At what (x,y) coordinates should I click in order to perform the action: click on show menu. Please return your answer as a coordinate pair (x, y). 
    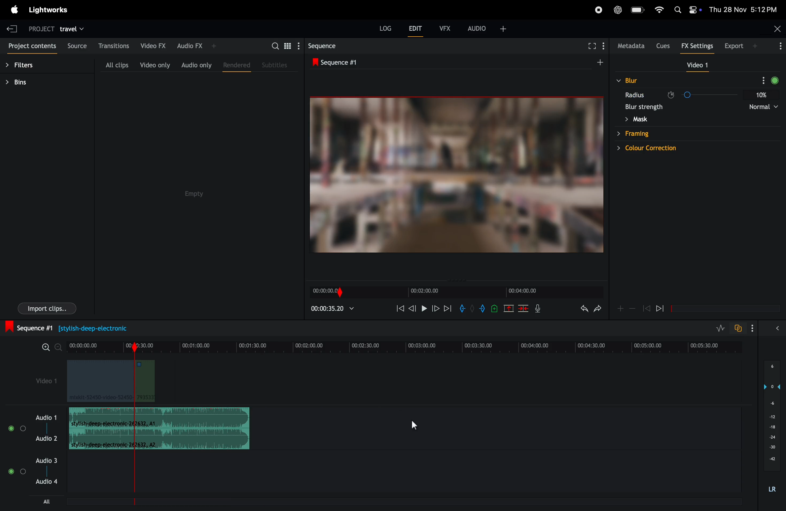
    Looking at the image, I should click on (602, 46).